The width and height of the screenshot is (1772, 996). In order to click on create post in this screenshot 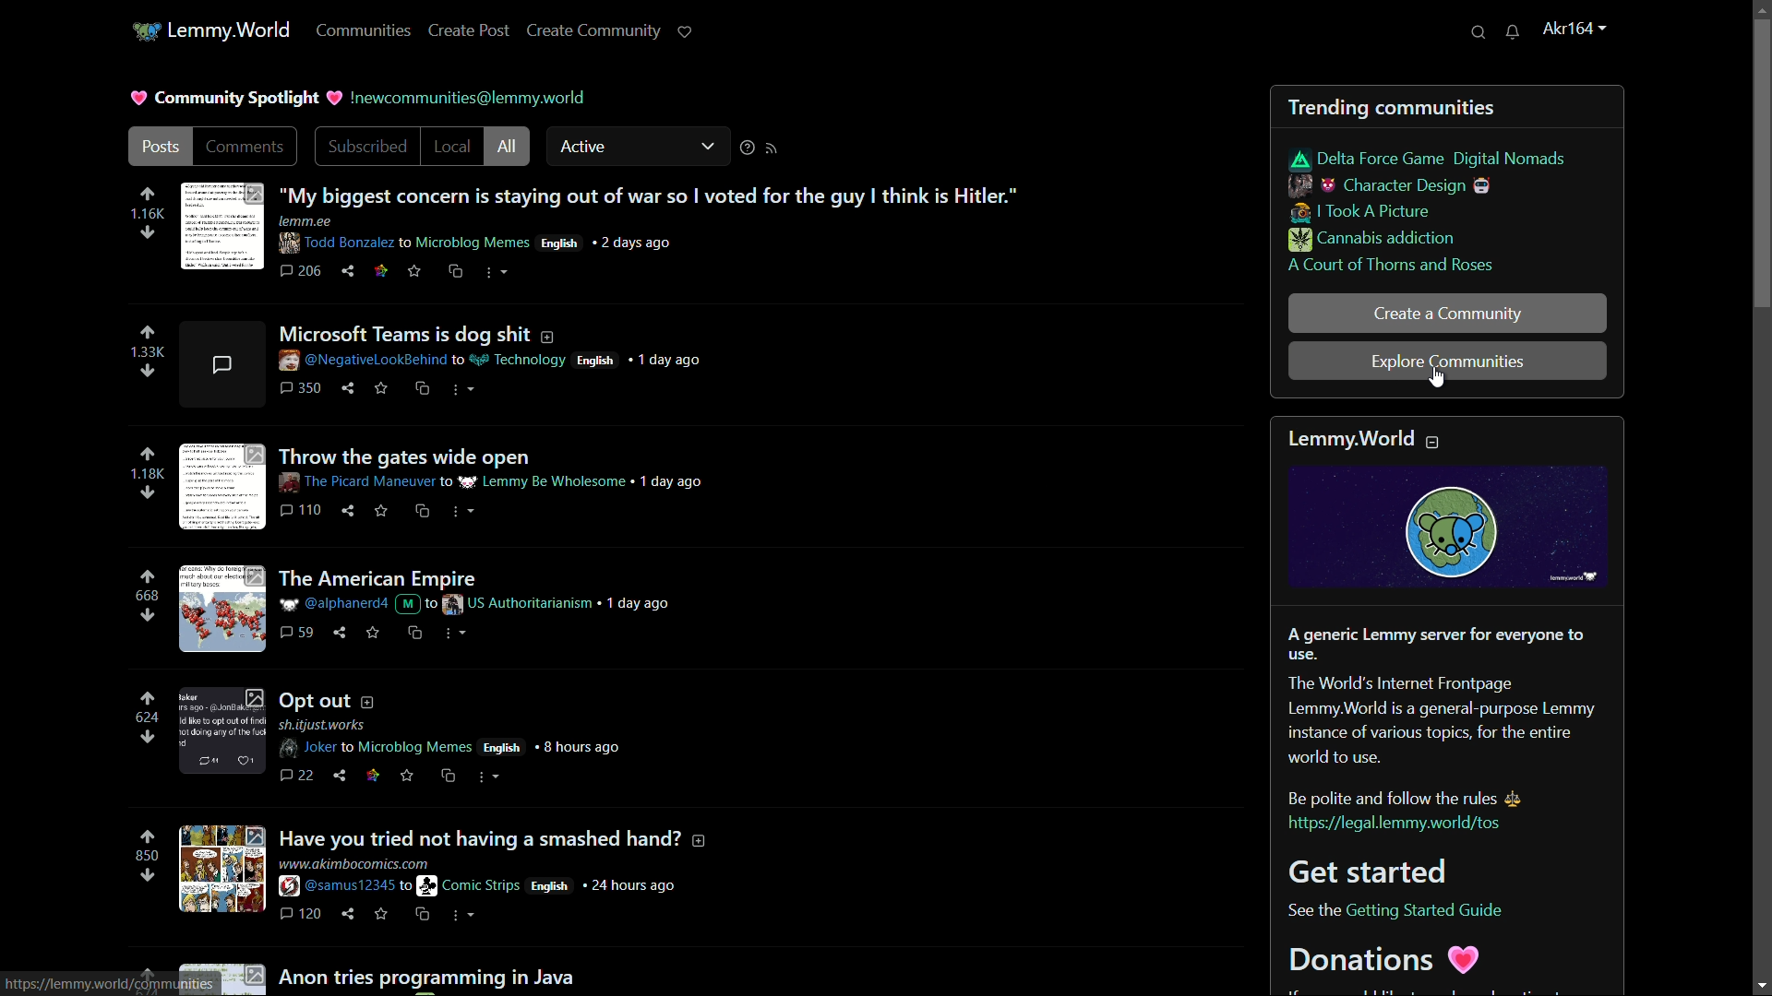, I will do `click(467, 30)`.